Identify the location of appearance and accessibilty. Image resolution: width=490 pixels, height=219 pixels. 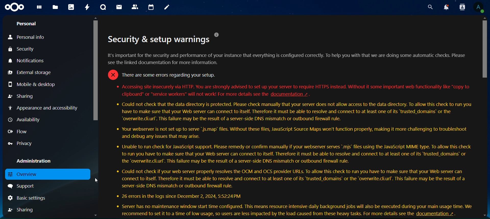
(45, 108).